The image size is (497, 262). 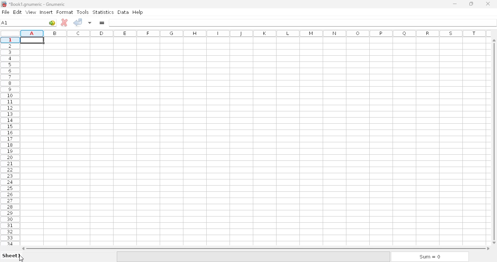 I want to click on horizontal scroll bar, so click(x=256, y=248).